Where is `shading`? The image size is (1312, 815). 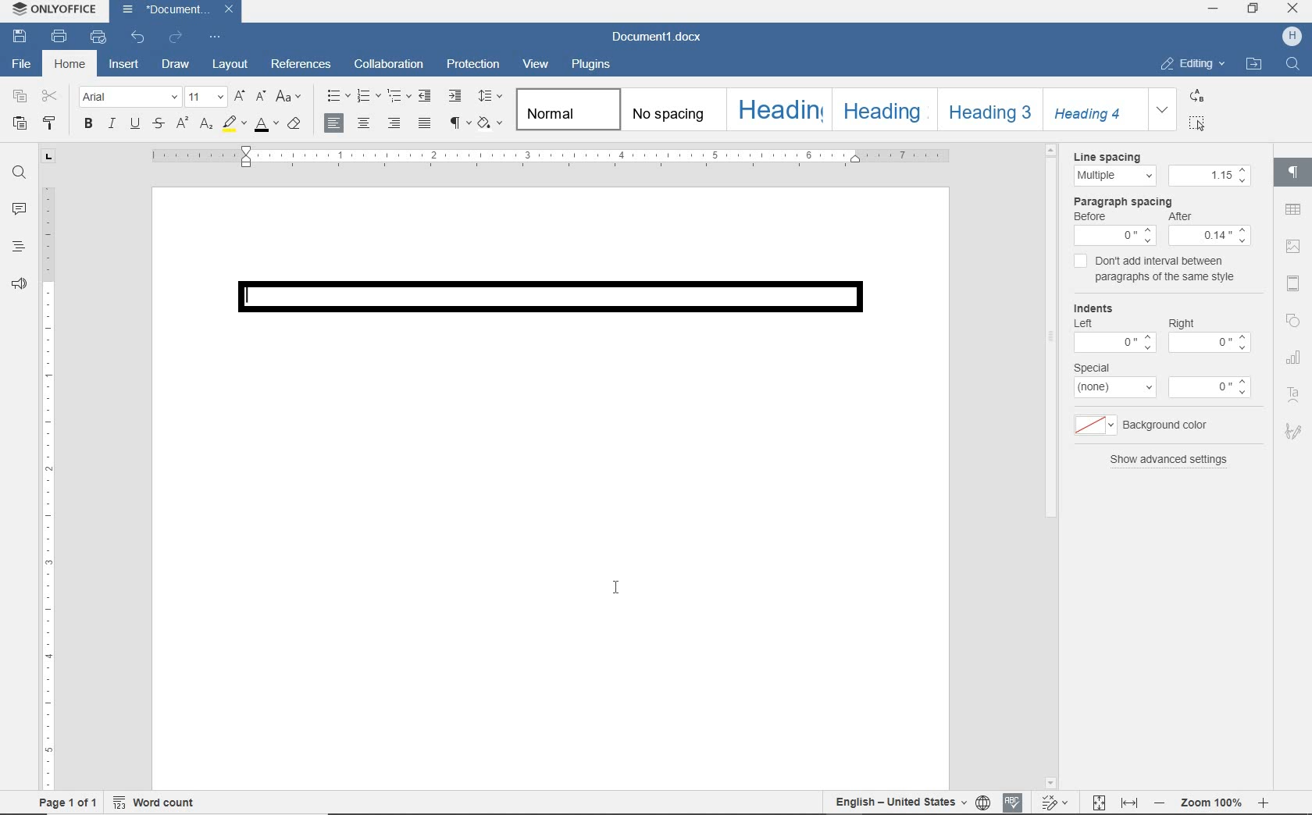
shading is located at coordinates (494, 124).